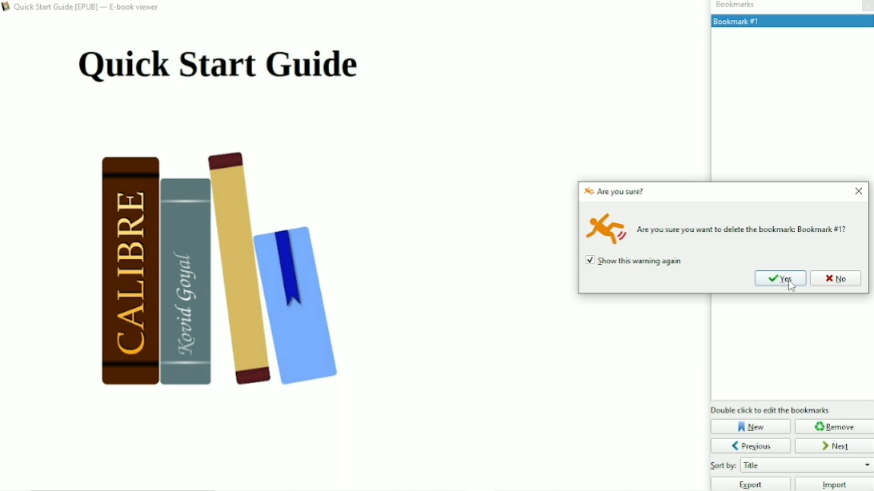 The width and height of the screenshot is (874, 491). I want to click on Sort by, so click(807, 465).